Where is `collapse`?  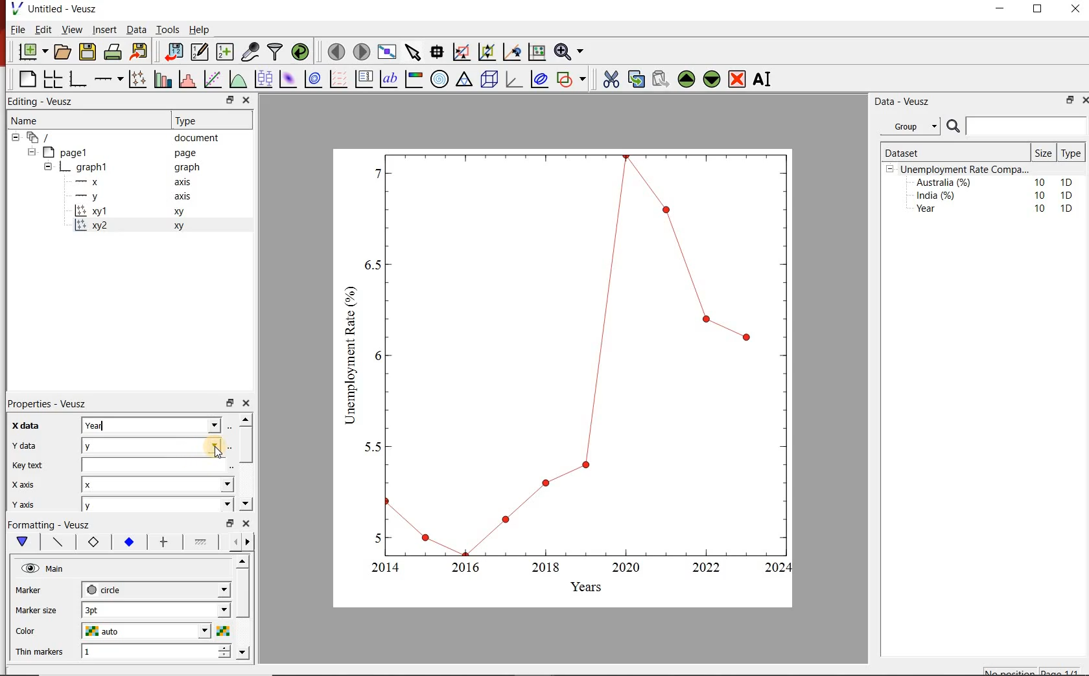 collapse is located at coordinates (31, 152).